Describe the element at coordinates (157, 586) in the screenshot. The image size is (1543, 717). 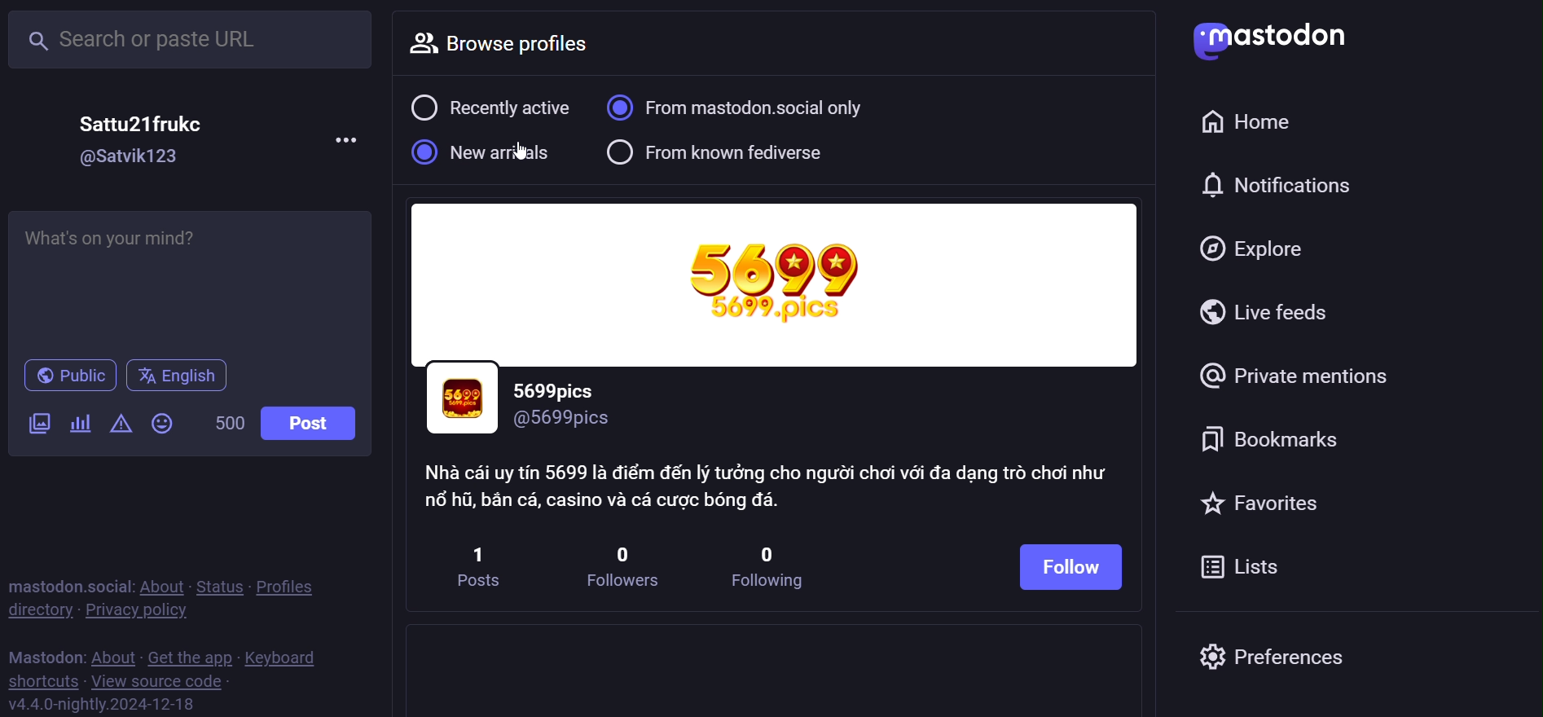
I see `about` at that location.